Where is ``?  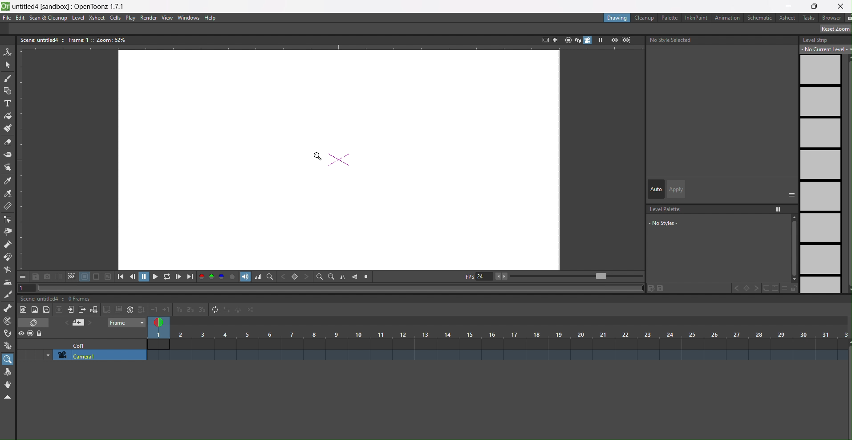
 is located at coordinates (271, 276).